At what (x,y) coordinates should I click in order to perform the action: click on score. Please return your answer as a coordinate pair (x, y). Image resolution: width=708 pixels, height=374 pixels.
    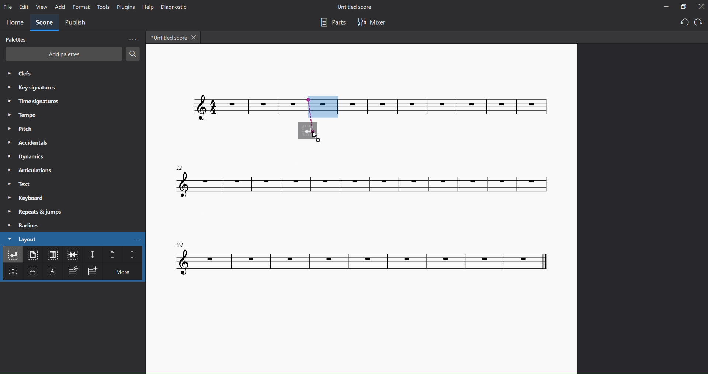
    Looking at the image, I should click on (451, 107).